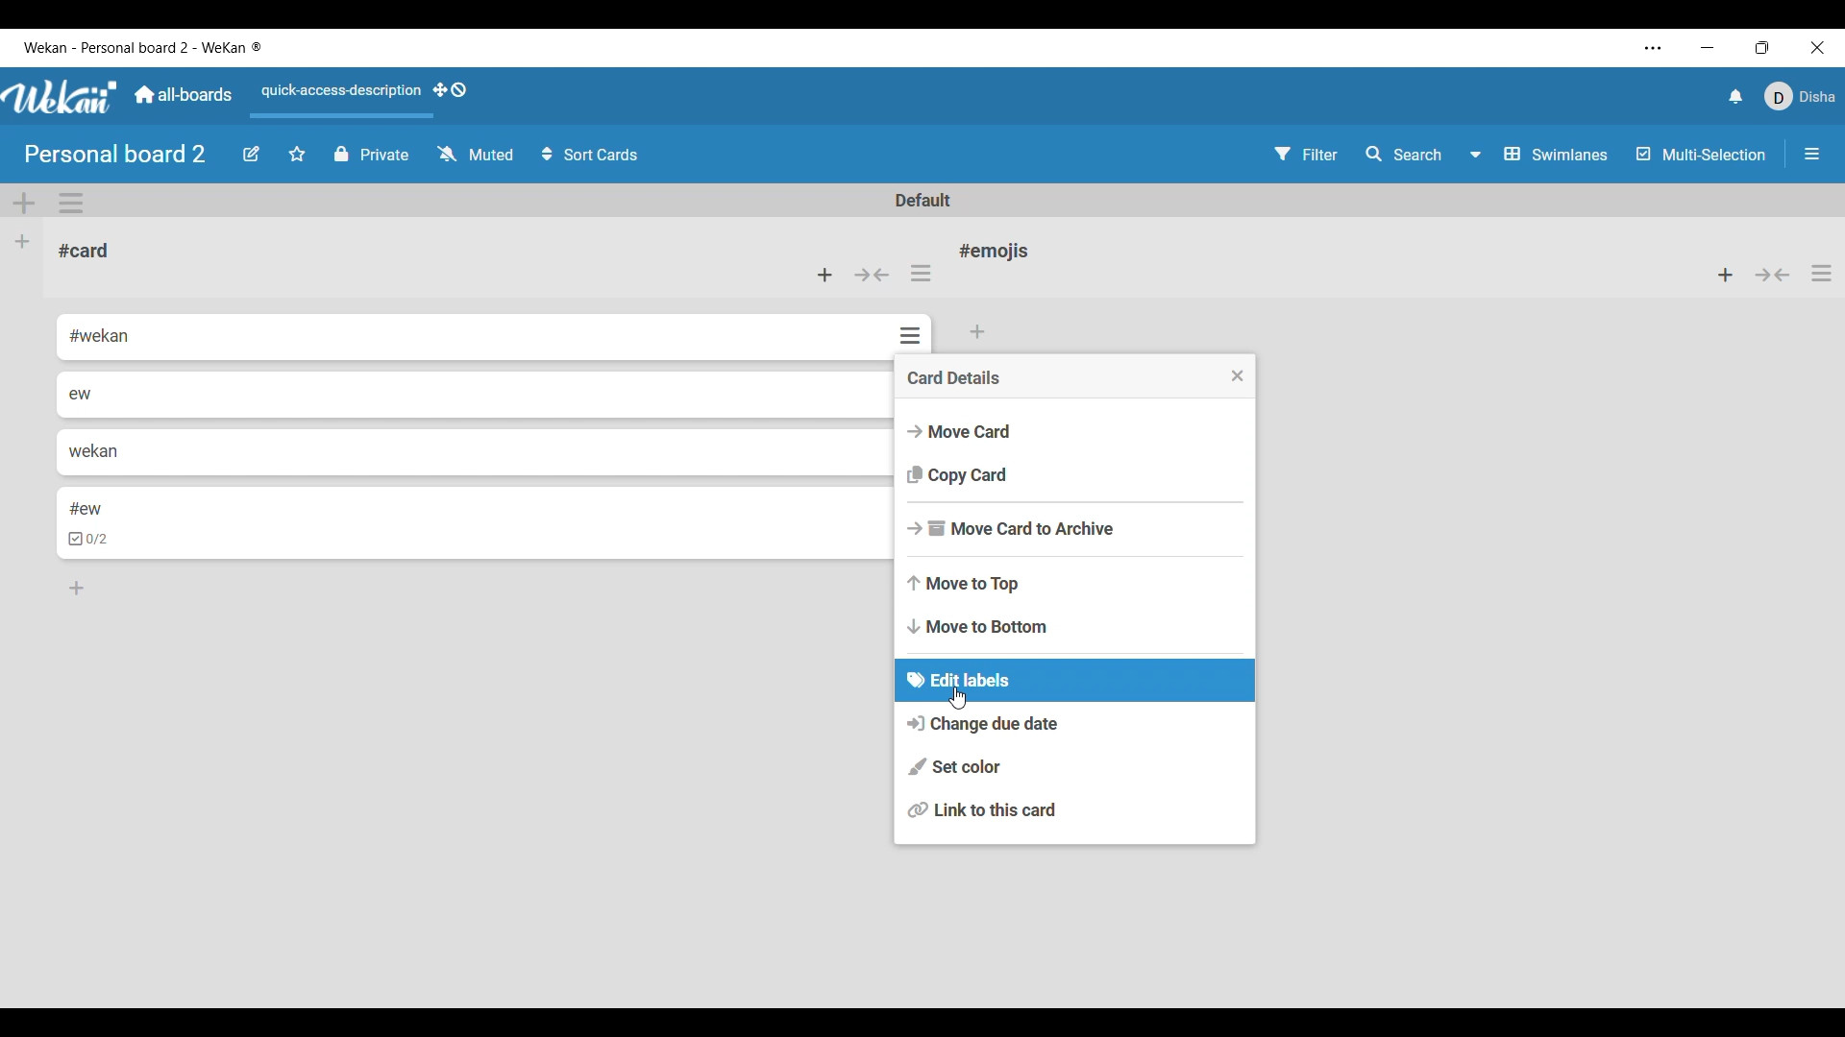  What do you see at coordinates (1654, 48) in the screenshot?
I see `Settings and more` at bounding box center [1654, 48].